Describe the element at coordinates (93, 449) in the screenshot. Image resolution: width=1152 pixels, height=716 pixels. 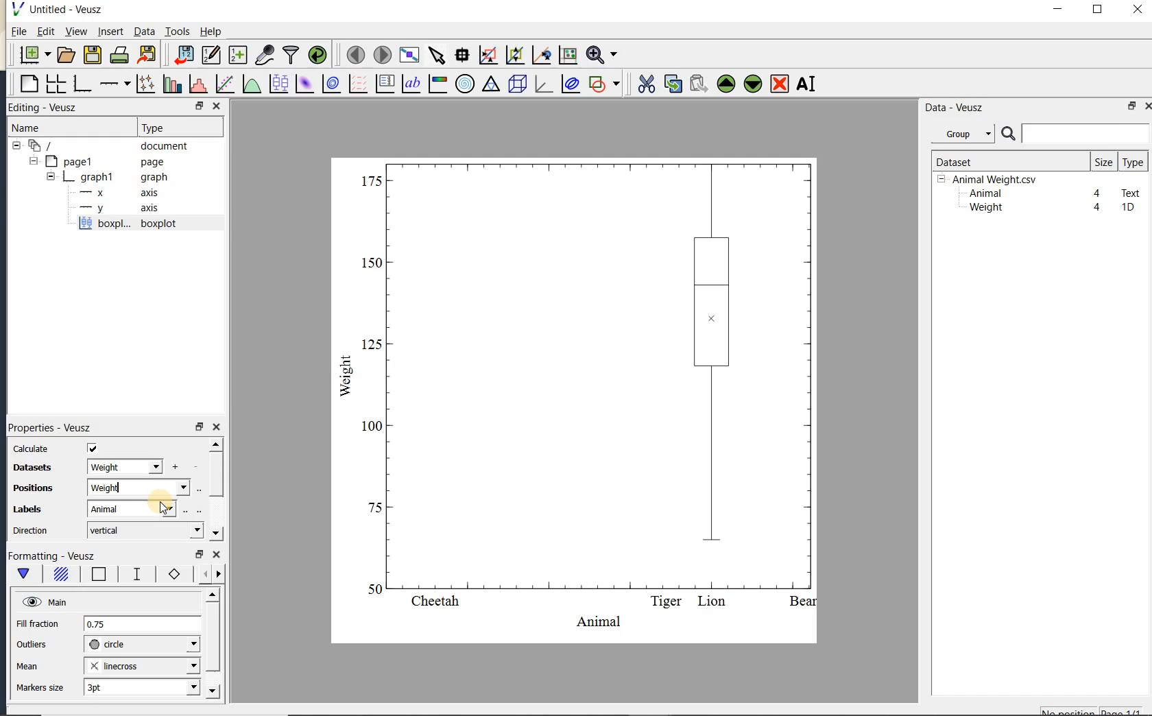
I see `check/uncheck` at that location.